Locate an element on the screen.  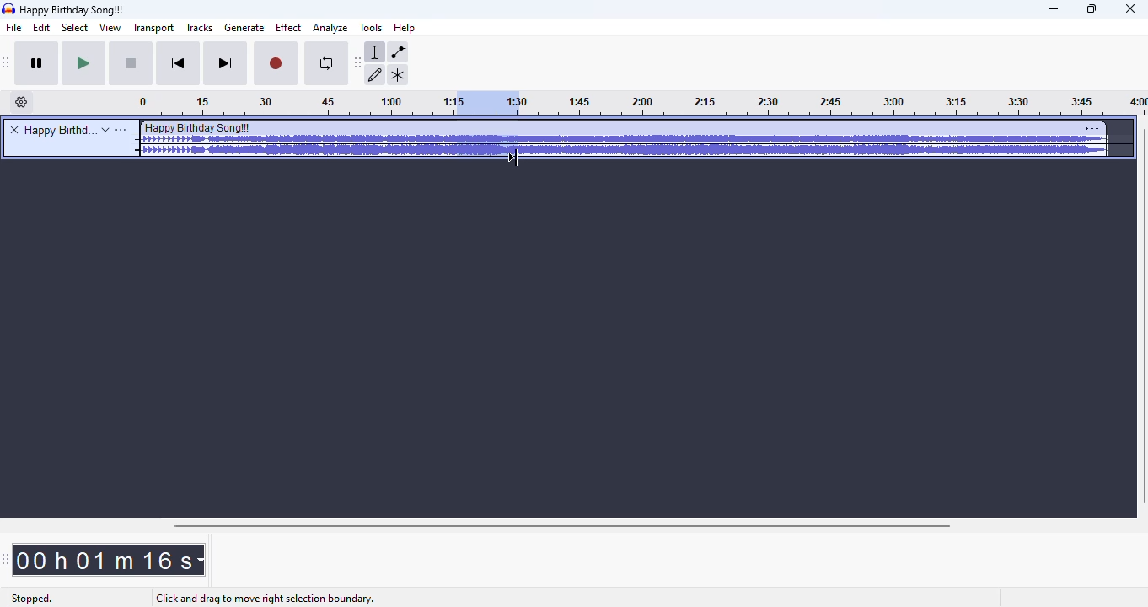
00 h 01 m 16 s is located at coordinates (110, 560).